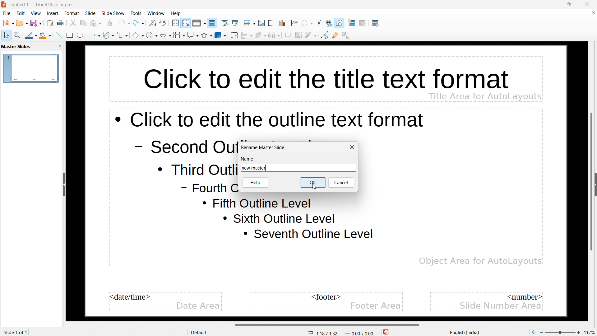  I want to click on callout shapes, so click(193, 35).